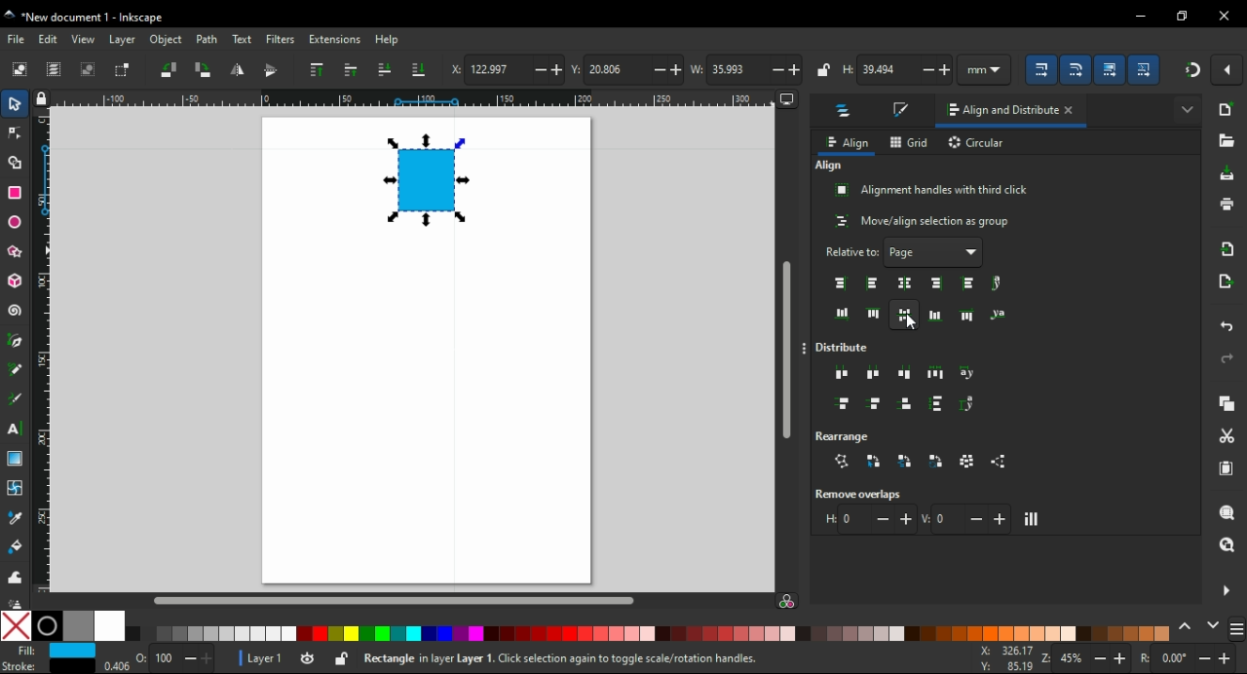  I want to click on select all, so click(19, 70).